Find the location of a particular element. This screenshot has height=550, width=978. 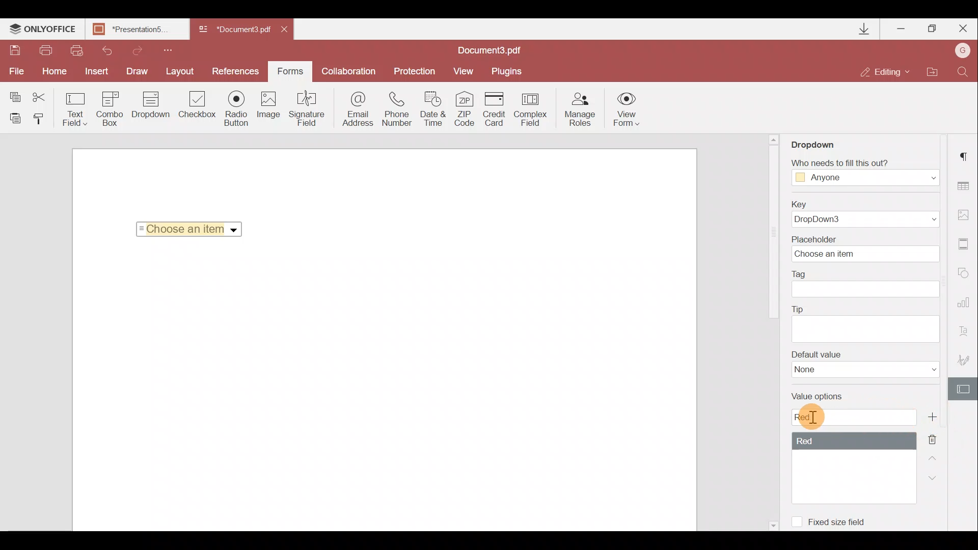

Chart settings is located at coordinates (966, 302).